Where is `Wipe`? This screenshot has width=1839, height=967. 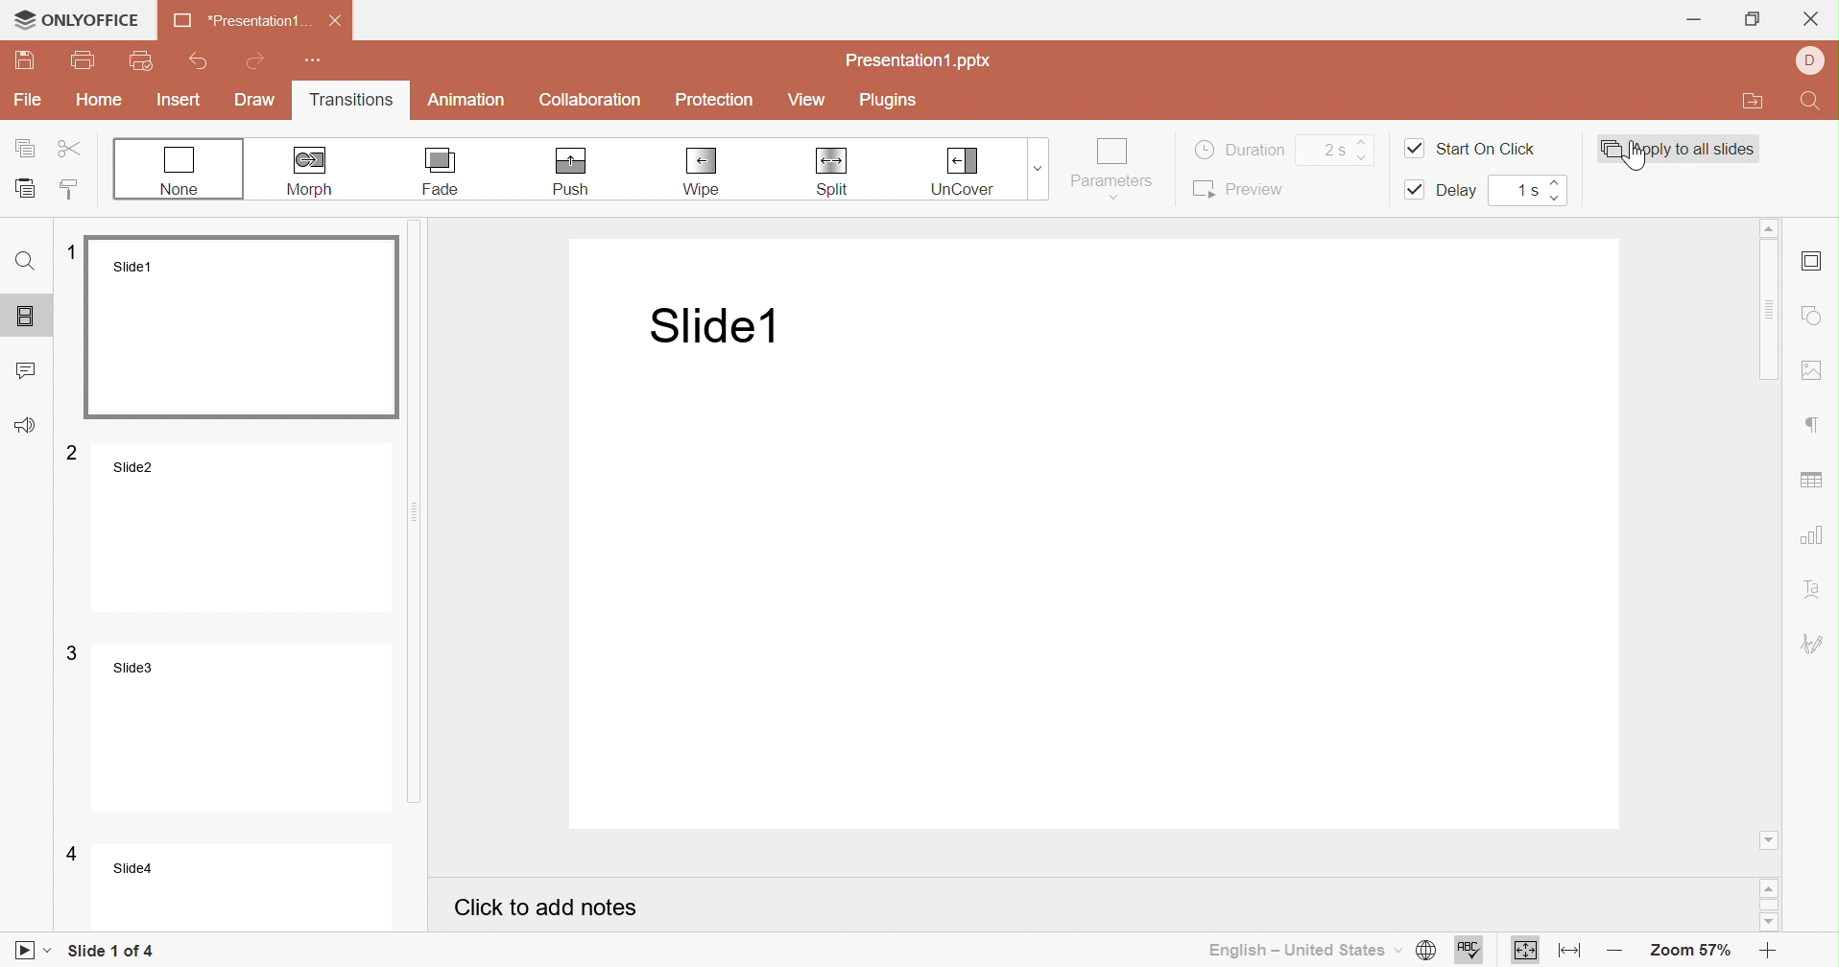
Wipe is located at coordinates (702, 171).